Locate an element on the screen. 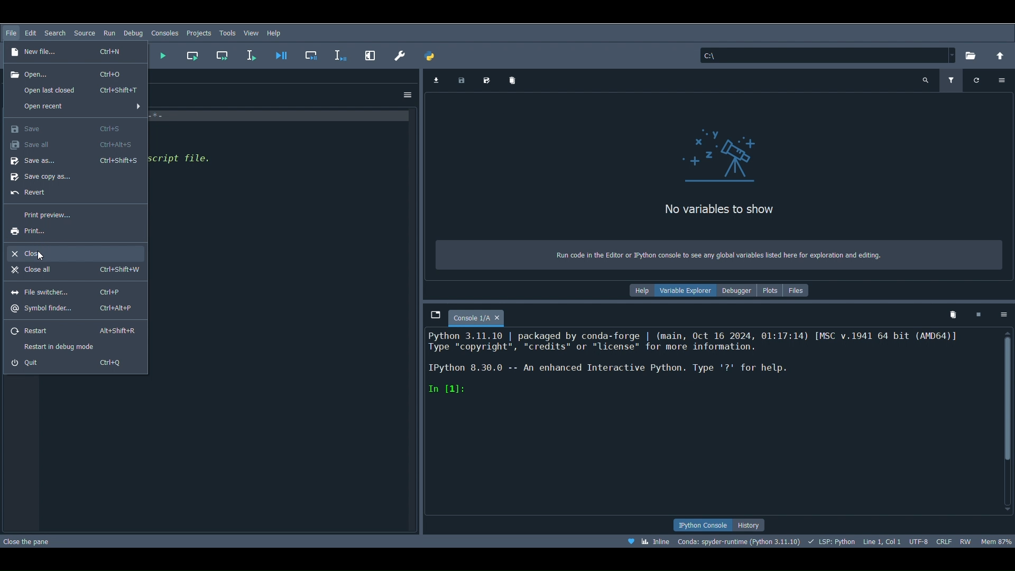  Save data as is located at coordinates (489, 79).